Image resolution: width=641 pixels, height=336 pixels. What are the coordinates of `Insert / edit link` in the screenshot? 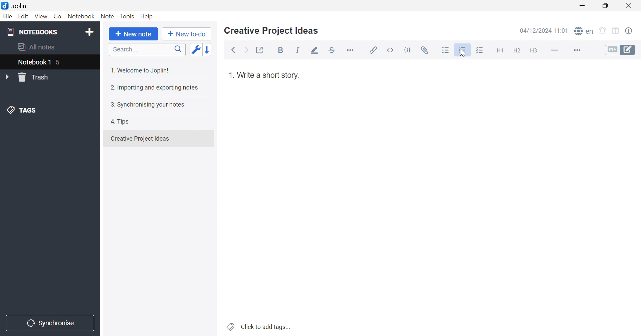 It's located at (374, 50).